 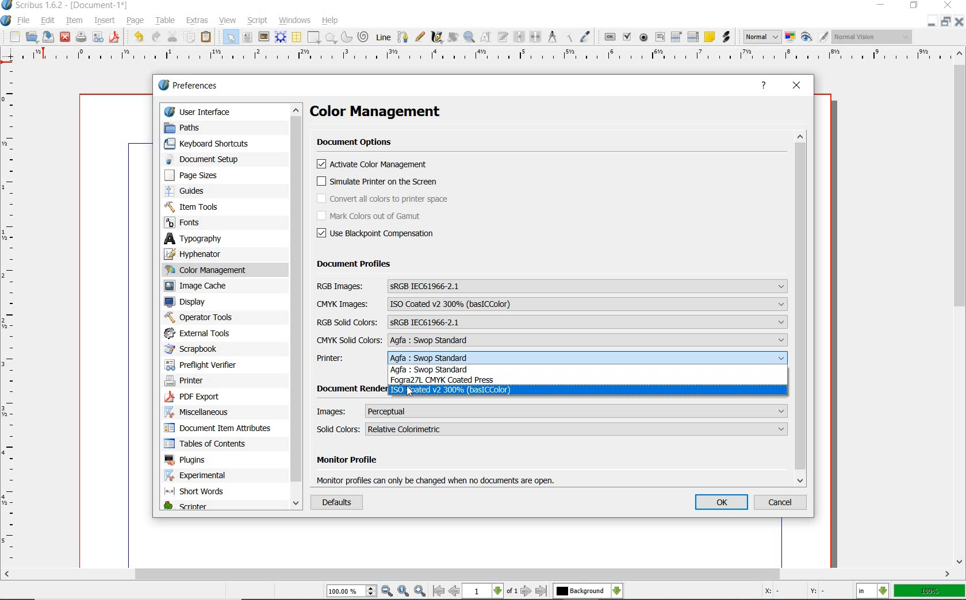 I want to click on select image preview mode, so click(x=762, y=36).